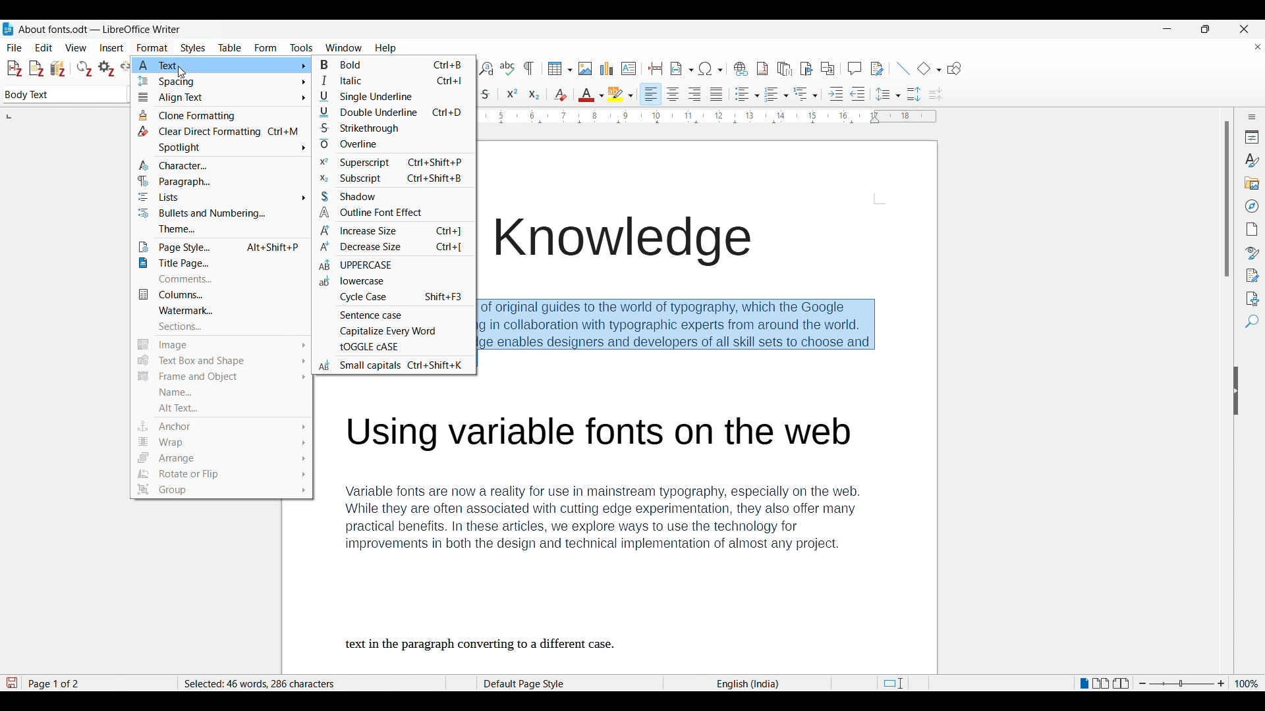  What do you see at coordinates (390, 180) in the screenshot?
I see `subscript` at bounding box center [390, 180].